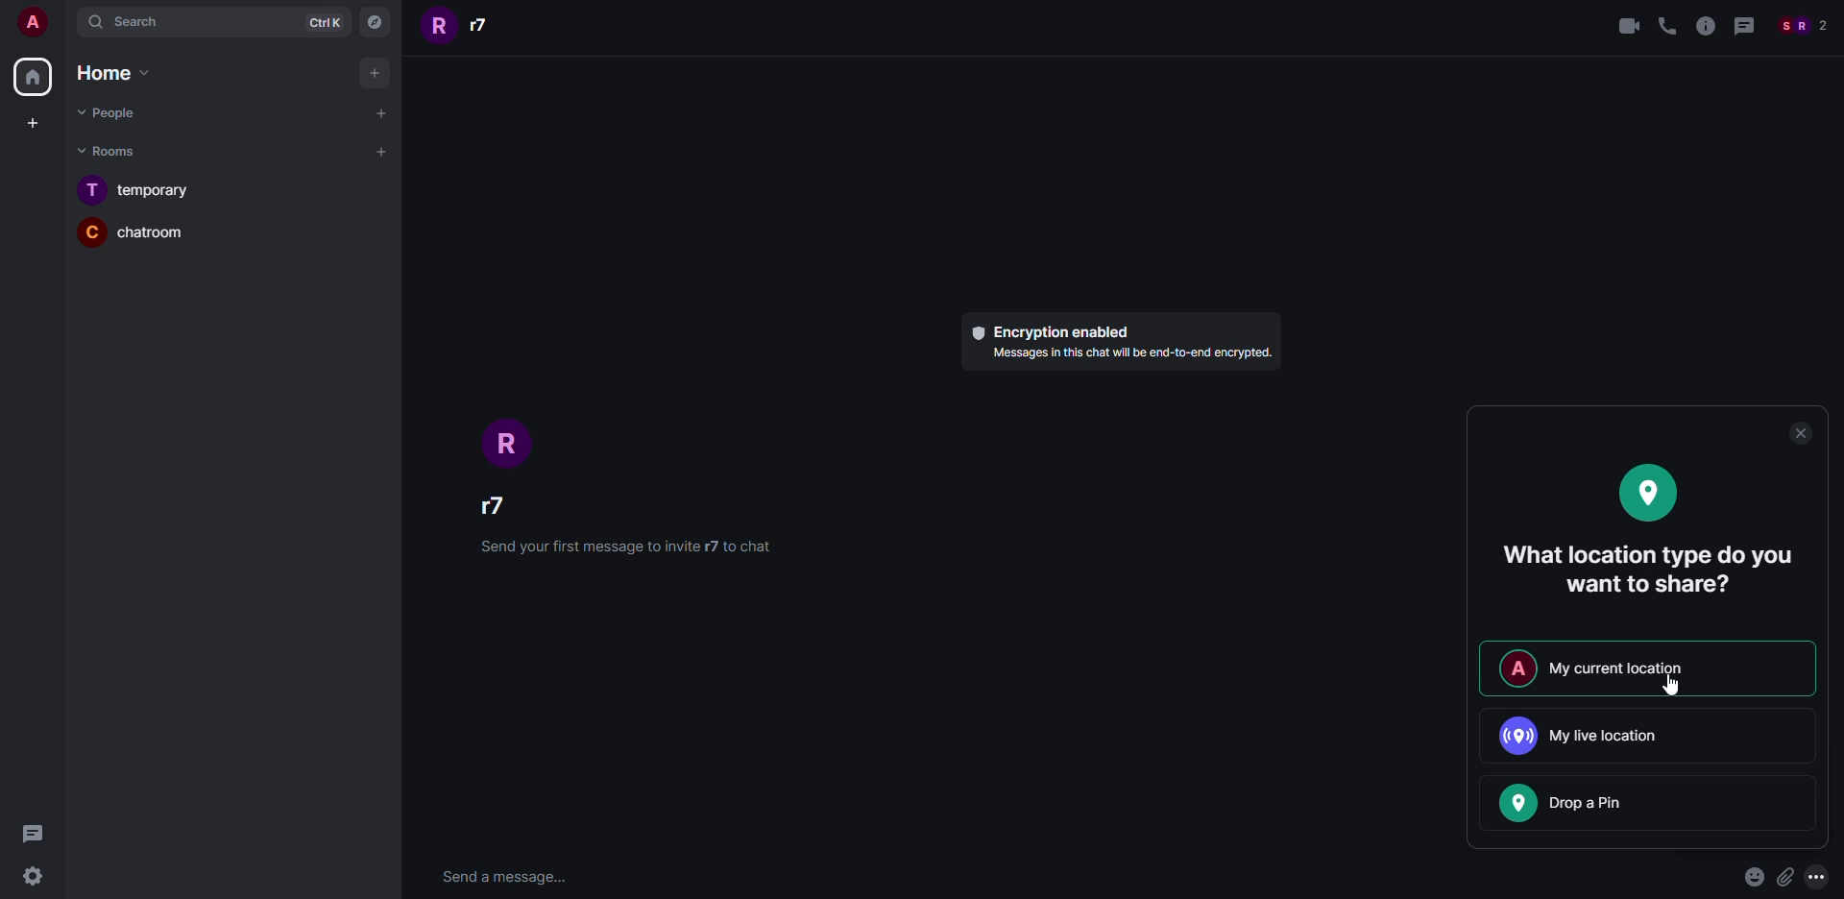  I want to click on Temporary, so click(135, 188).